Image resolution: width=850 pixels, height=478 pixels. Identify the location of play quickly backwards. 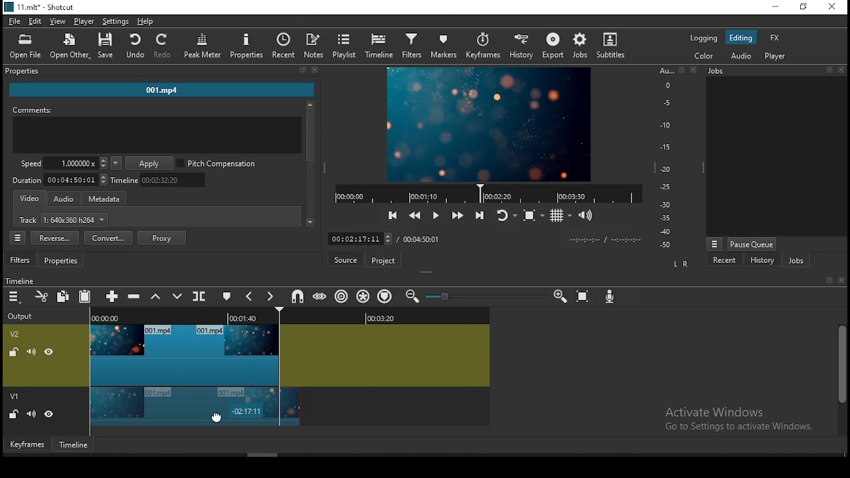
(415, 215).